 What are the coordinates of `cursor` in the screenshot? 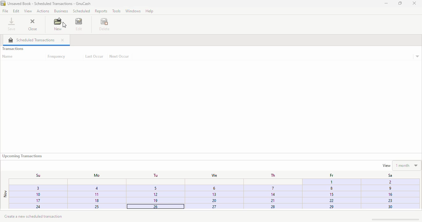 It's located at (65, 25).